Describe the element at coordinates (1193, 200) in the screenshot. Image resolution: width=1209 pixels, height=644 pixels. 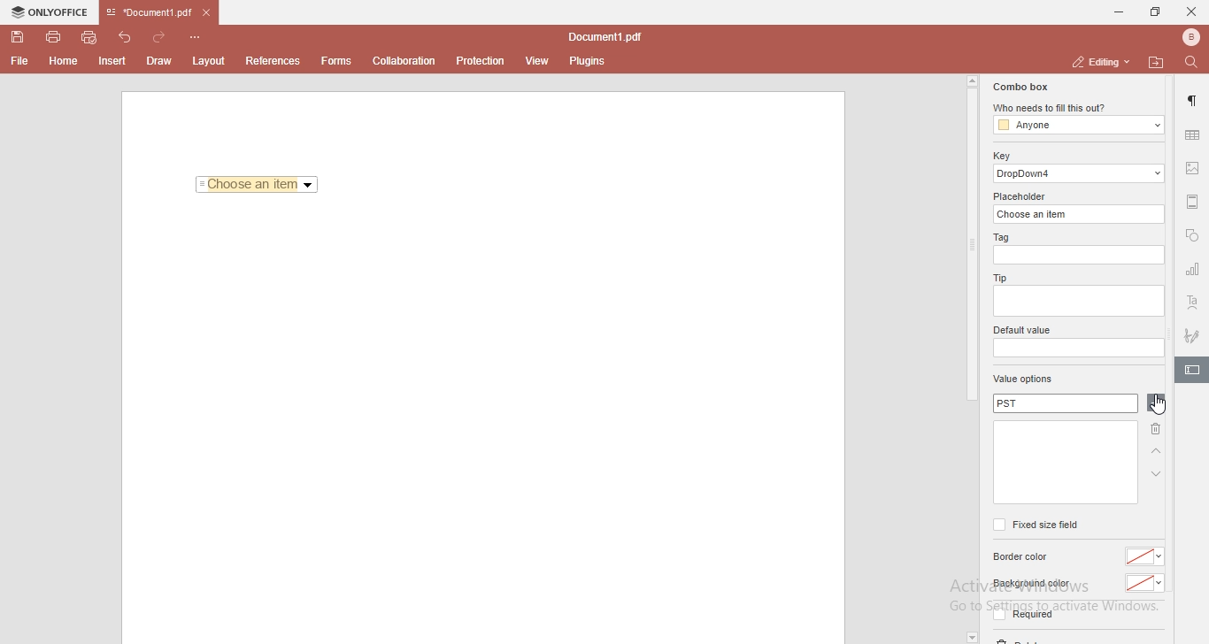
I see `margin` at that location.